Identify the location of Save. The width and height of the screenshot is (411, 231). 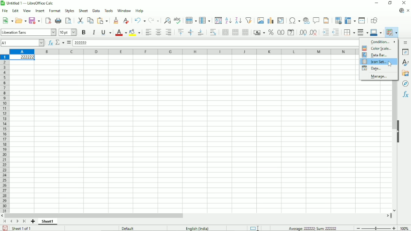
(5, 228).